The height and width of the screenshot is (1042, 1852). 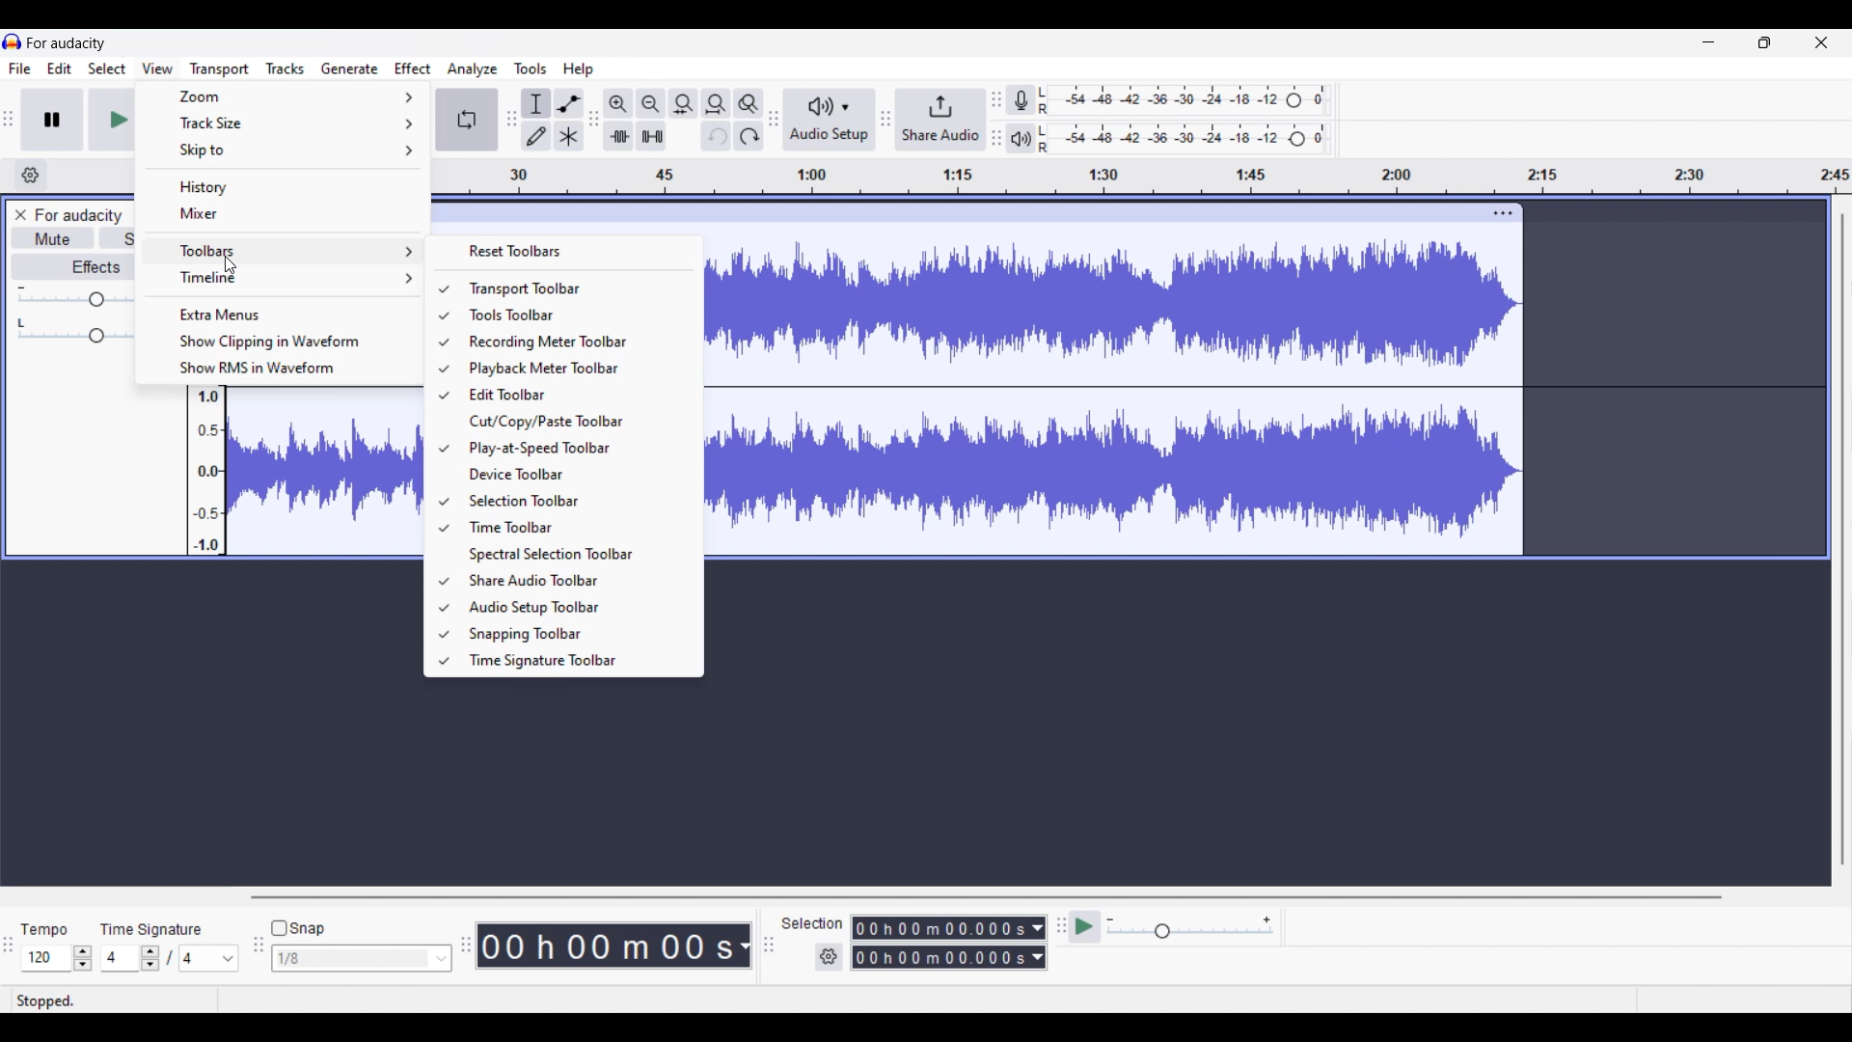 I want to click on Time signature settings, so click(x=172, y=957).